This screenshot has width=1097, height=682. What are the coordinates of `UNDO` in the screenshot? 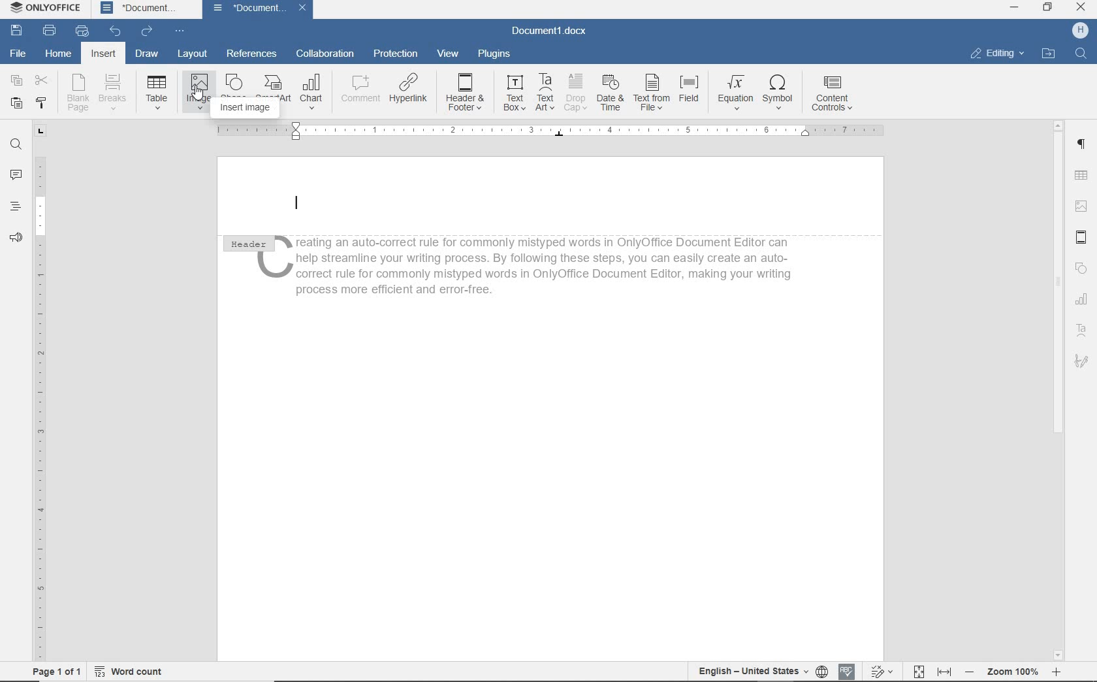 It's located at (116, 29).